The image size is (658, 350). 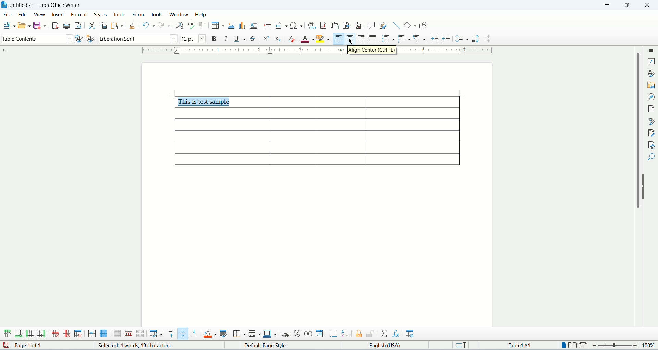 What do you see at coordinates (270, 346) in the screenshot?
I see `page style` at bounding box center [270, 346].